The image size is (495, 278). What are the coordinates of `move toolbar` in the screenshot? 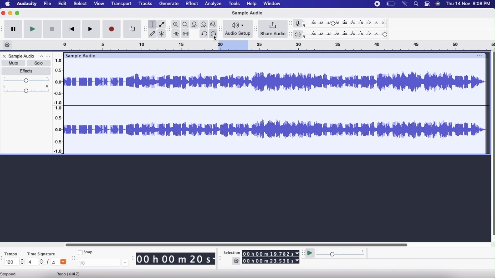 It's located at (73, 258).